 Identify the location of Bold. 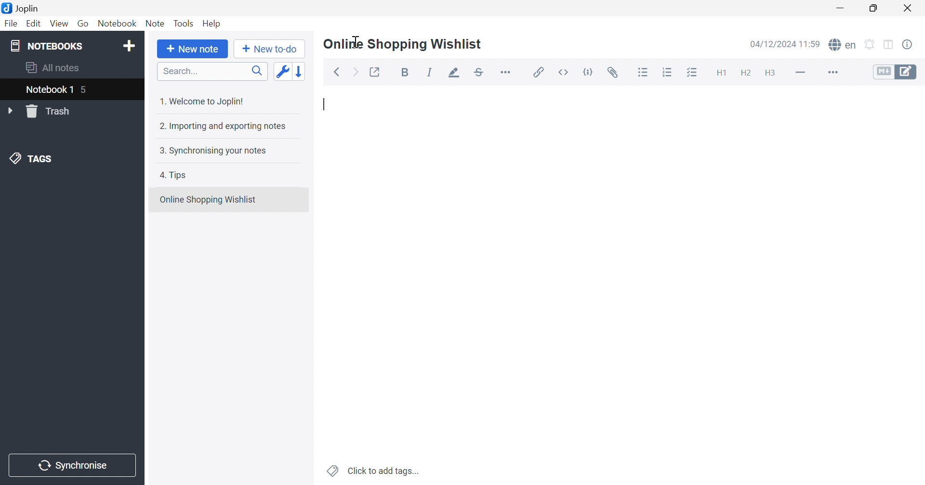
(405, 72).